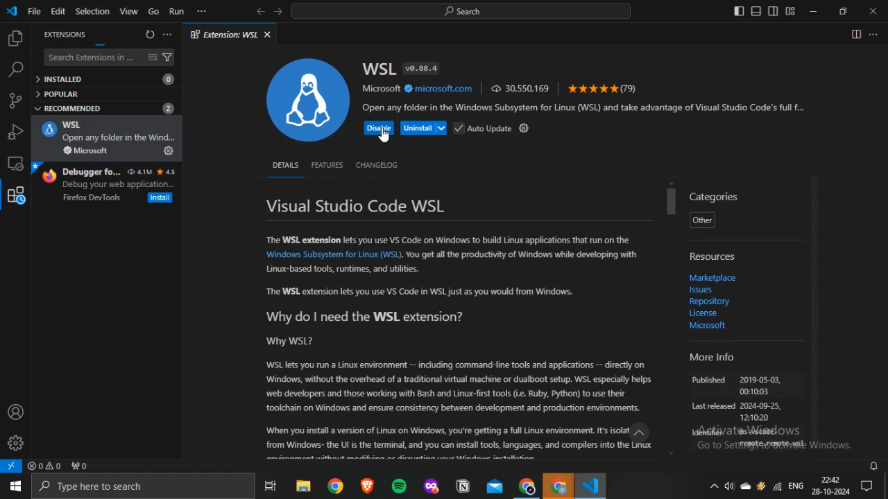 This screenshot has width=888, height=499. I want to click on WSL, so click(72, 125).